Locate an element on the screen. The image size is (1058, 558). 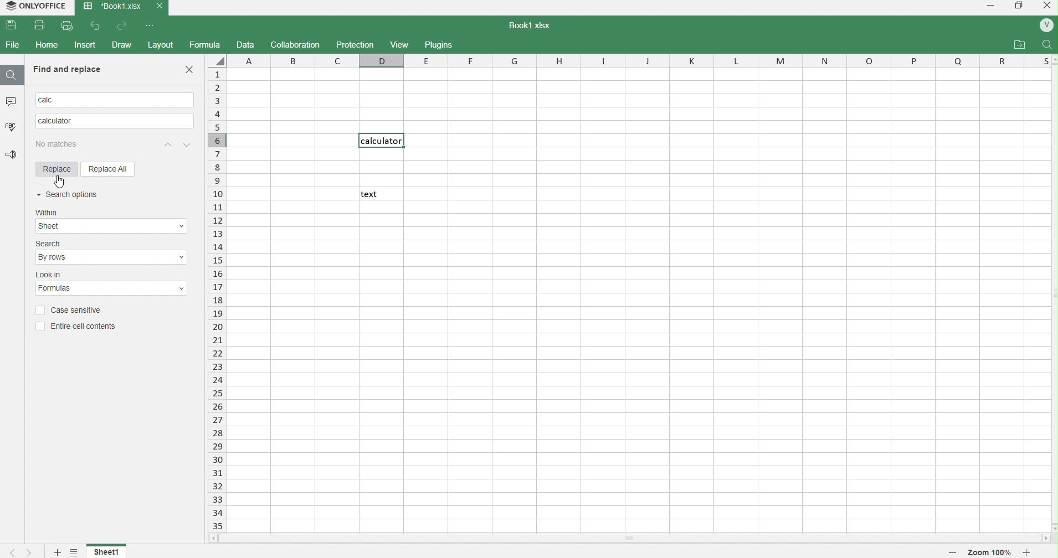
formula is located at coordinates (207, 45).